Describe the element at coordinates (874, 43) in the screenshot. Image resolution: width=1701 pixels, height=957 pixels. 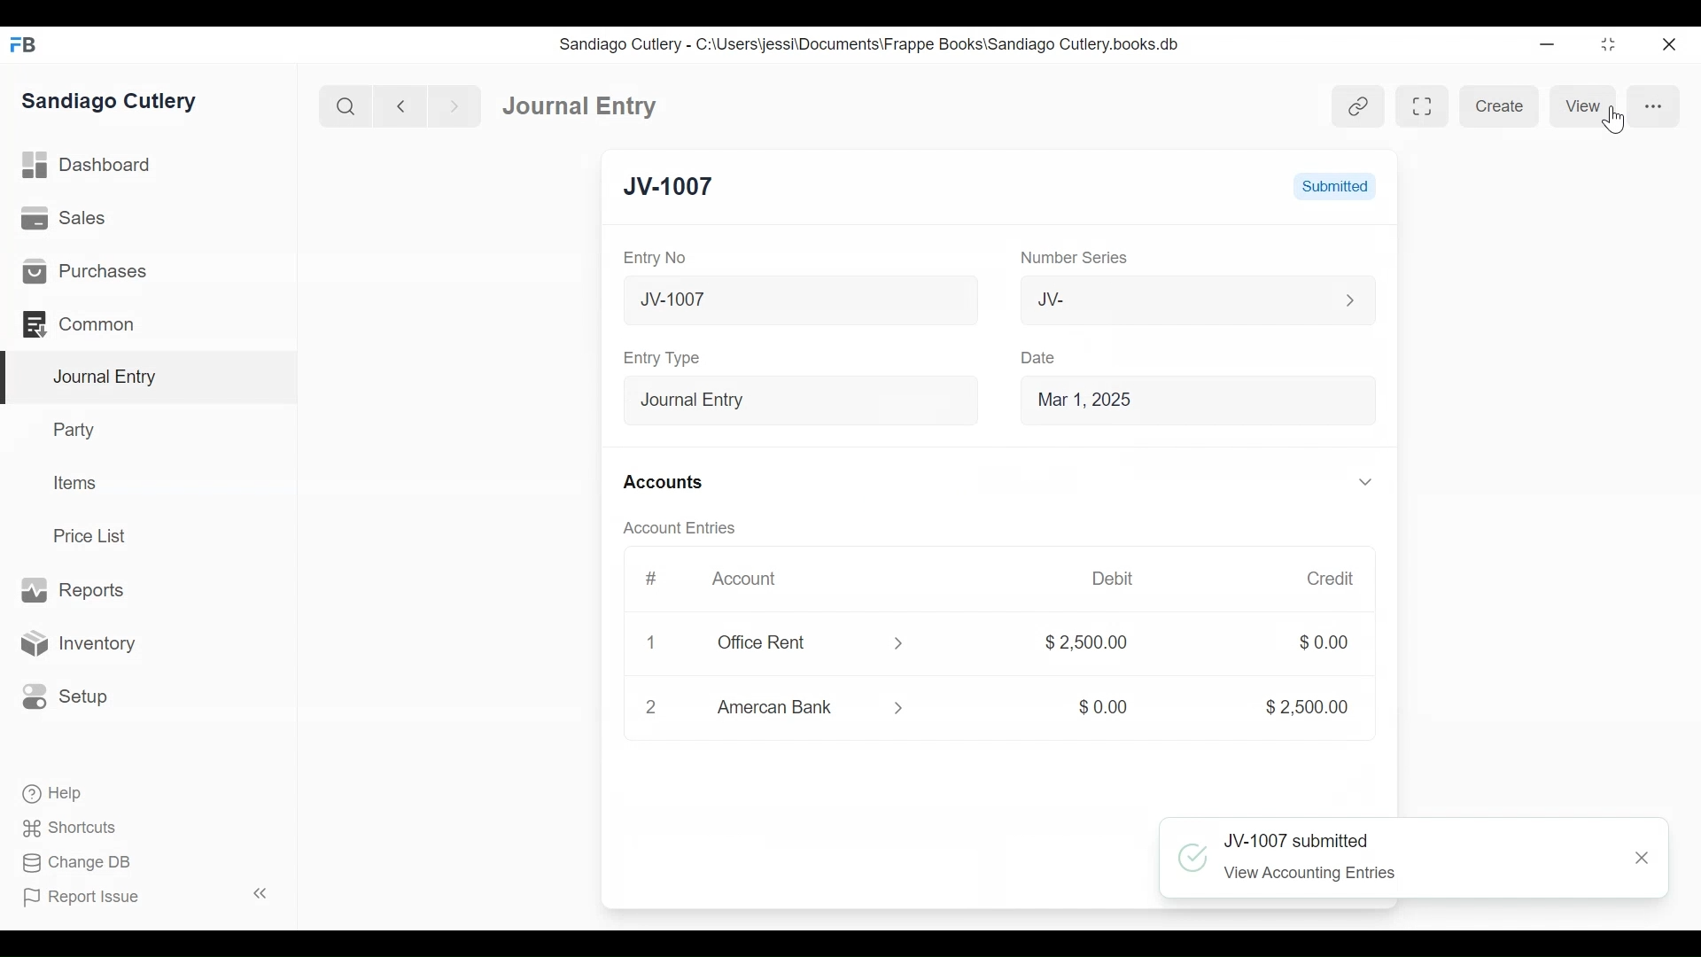
I see `Sandiago Cutlery - C:\Users\jessi\Documents\Frappe Books\Sandiago Cutlery.books.db` at that location.